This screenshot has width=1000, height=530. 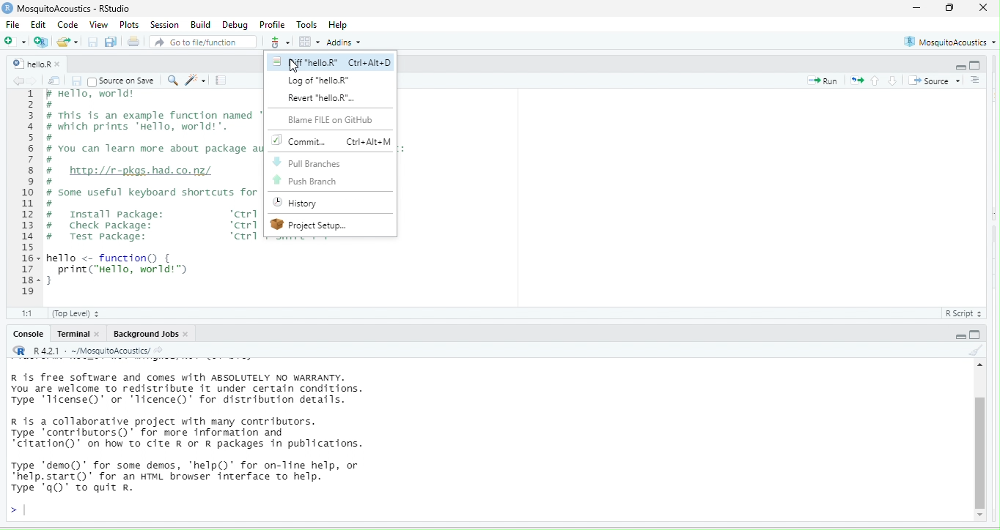 What do you see at coordinates (154, 186) in the screenshot?
I see `r Hello, worid®
#
# This is an example function named "hello"
# which prints "Hello, world! ".
#
# You can learn more about package authoring with Rstudio at:
#
#  http://r-pkgs.had.co.nz/
#
# some useful keyboard shortcuts for package authoring:
#
# Install package: ‘ctrl + shift + 8°
# Check package: ‘ctrl + shift +
# Test package: ‘ctrl + shift + T°
hello <- function {
print("Hello, world!™)
}` at bounding box center [154, 186].